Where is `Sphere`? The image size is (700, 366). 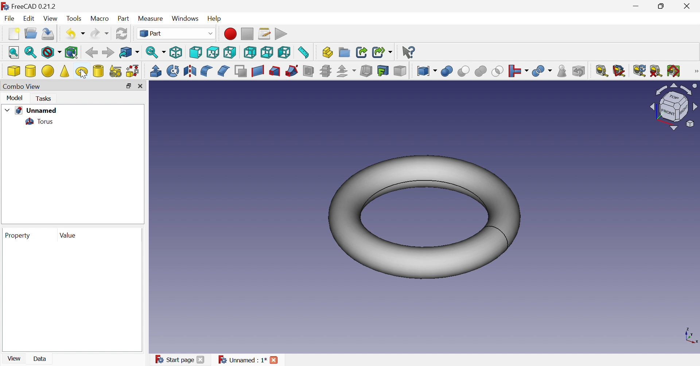 Sphere is located at coordinates (48, 71).